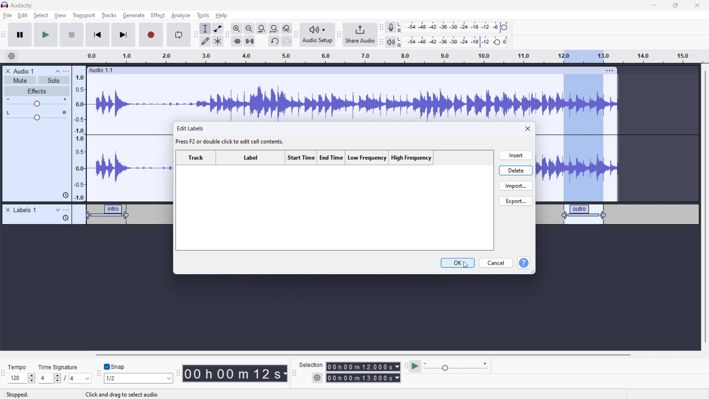  I want to click on cursor, so click(467, 266).